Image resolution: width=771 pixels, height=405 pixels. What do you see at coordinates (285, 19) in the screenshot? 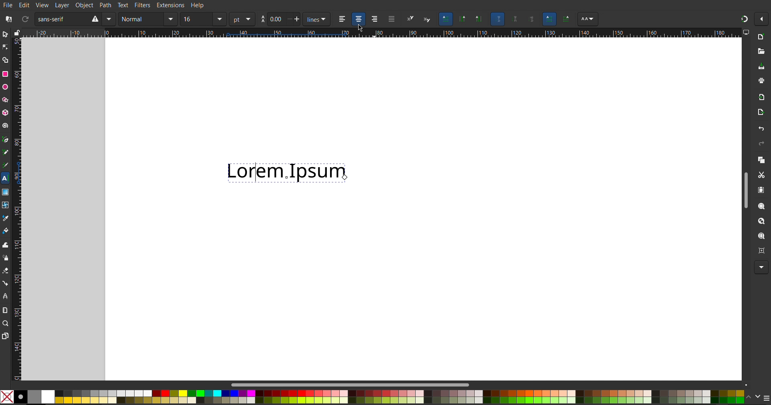
I see `Size` at bounding box center [285, 19].